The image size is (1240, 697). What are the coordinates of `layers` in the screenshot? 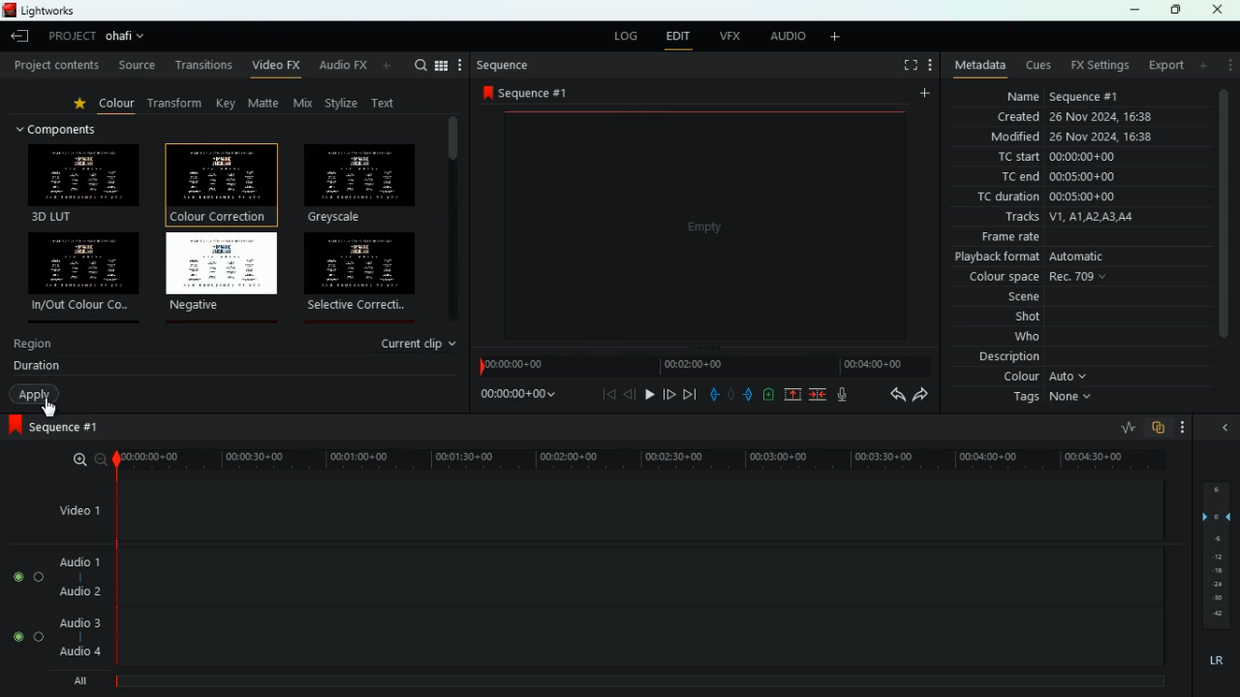 It's located at (1215, 557).